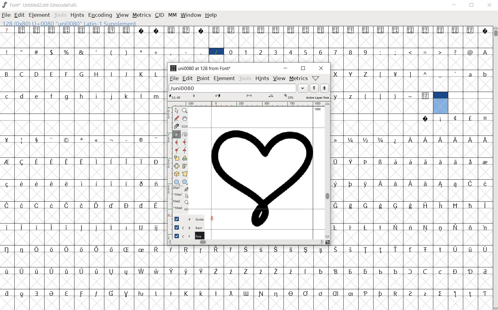 The image size is (498, 310). Describe the element at coordinates (51, 294) in the screenshot. I see `glyph` at that location.